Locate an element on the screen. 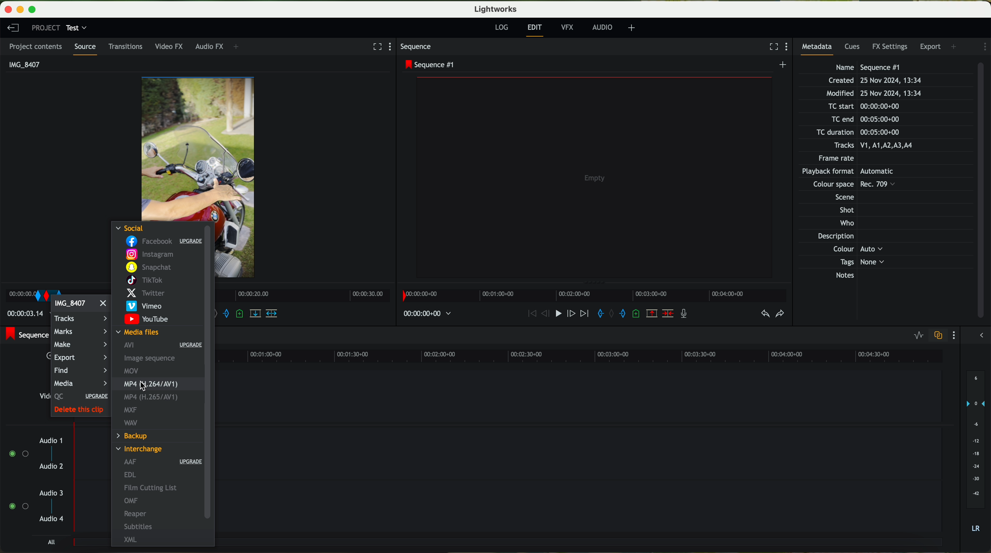 This screenshot has height=553, width=991. nudge one frame foward is located at coordinates (569, 314).